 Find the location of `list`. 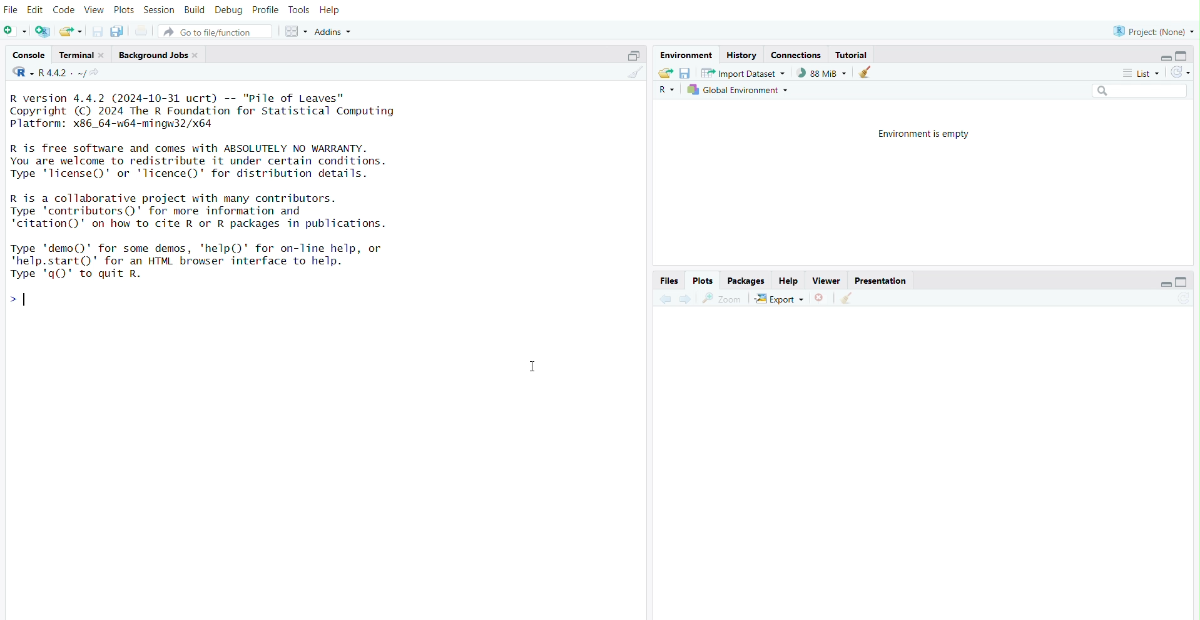

list is located at coordinates (1143, 74).